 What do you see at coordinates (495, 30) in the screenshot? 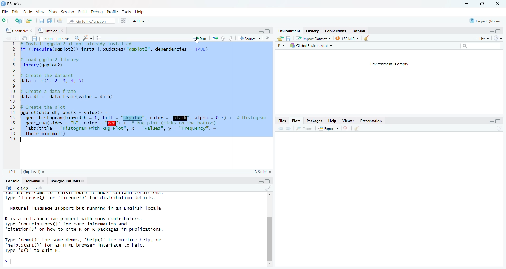
I see `maximize/minimize` at bounding box center [495, 30].